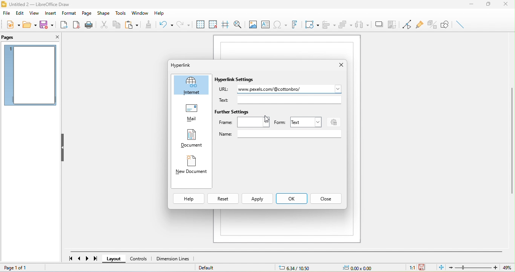  What do you see at coordinates (173, 259) in the screenshot?
I see `dimension line` at bounding box center [173, 259].